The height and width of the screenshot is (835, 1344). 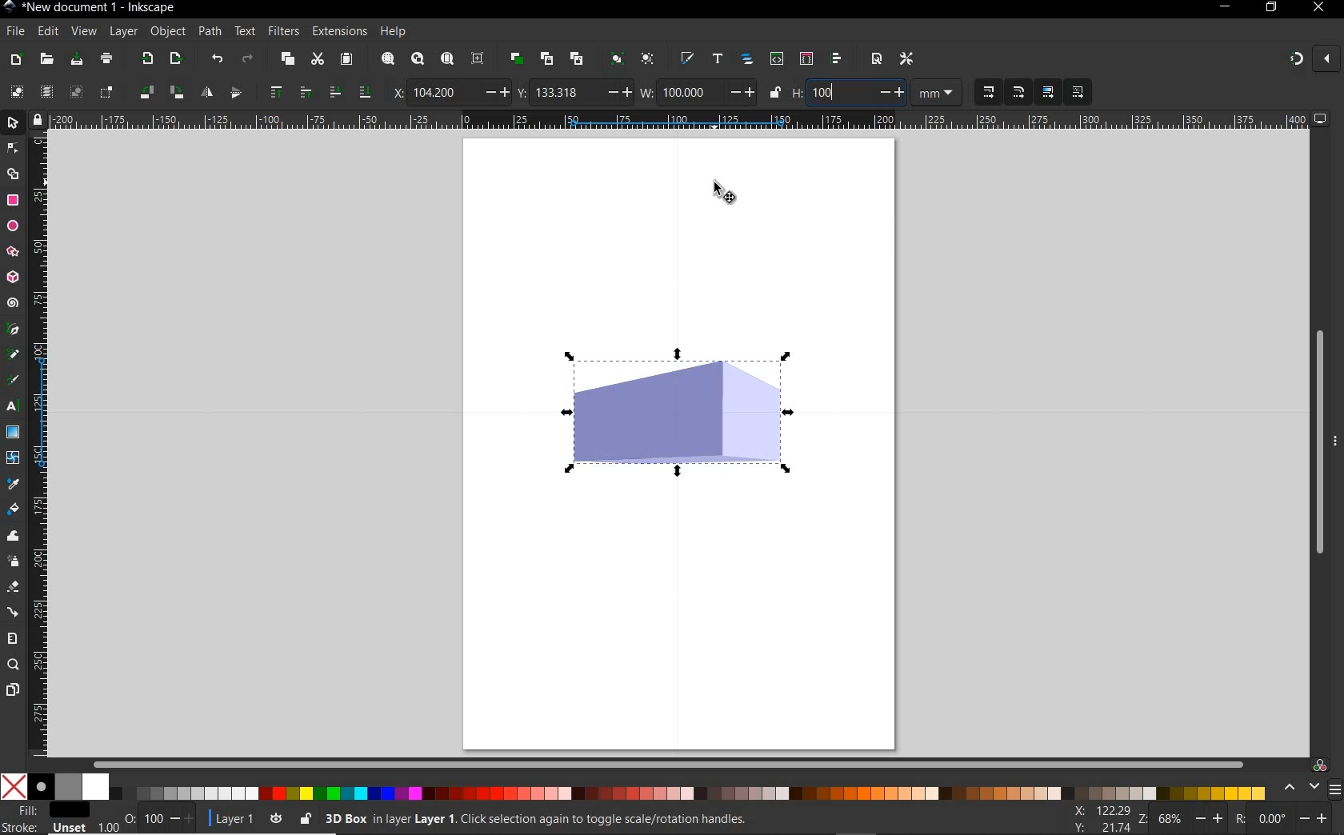 I want to click on star tool, so click(x=13, y=252).